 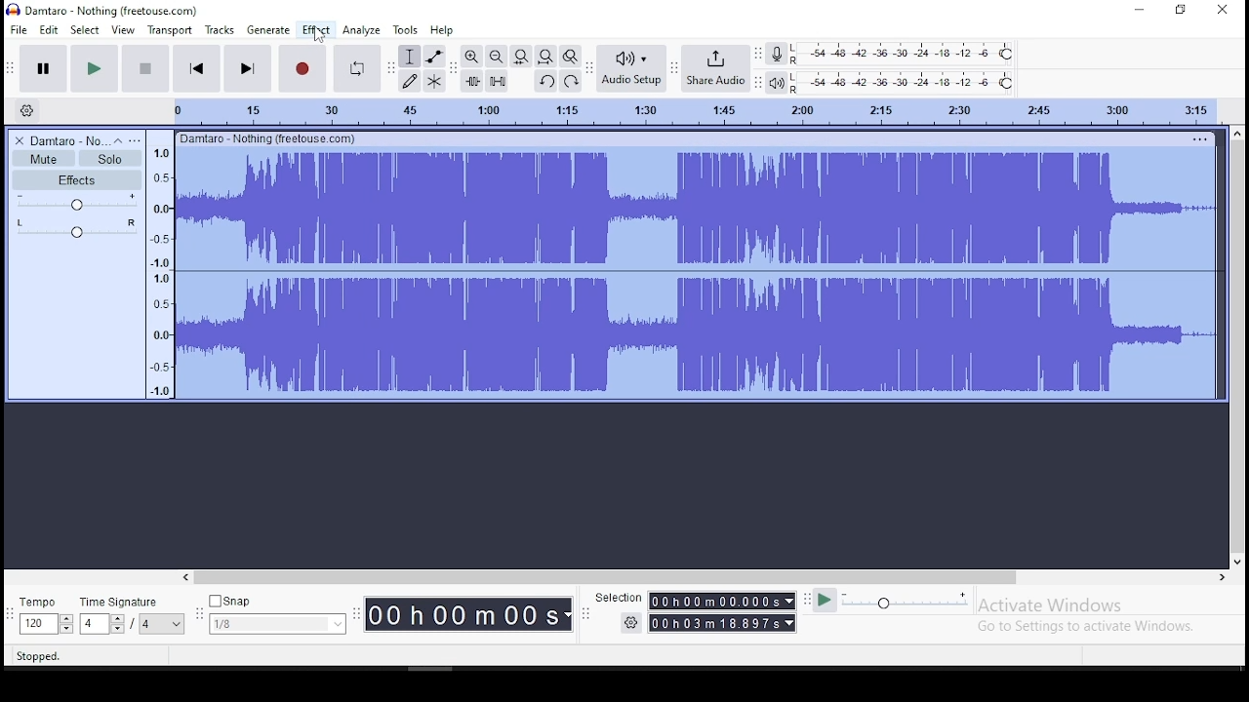 I want to click on play, so click(x=826, y=603).